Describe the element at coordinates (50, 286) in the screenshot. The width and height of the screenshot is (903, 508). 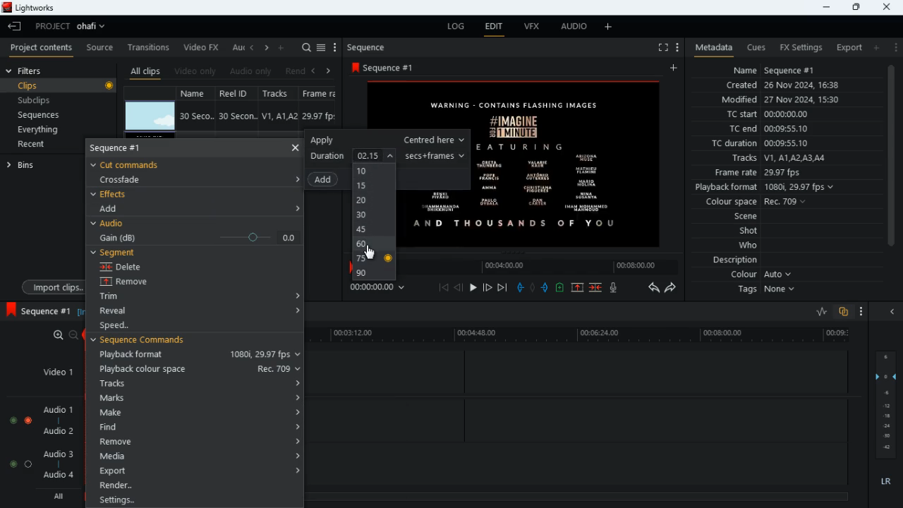
I see `import clips` at that location.